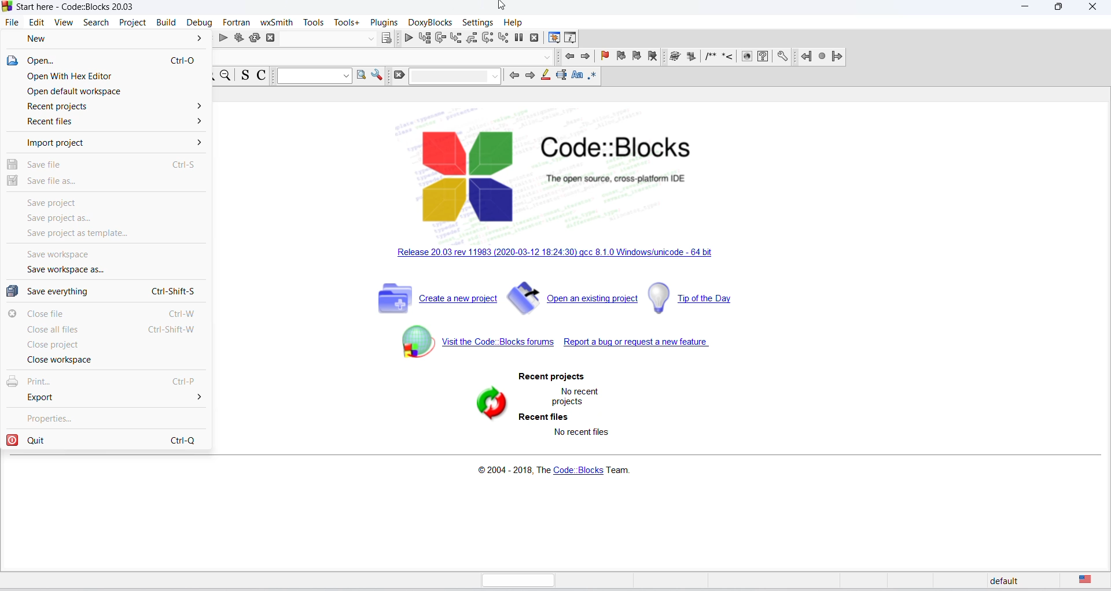 Image resolution: width=1111 pixels, height=591 pixels. What do you see at coordinates (561, 76) in the screenshot?
I see `text selection` at bounding box center [561, 76].